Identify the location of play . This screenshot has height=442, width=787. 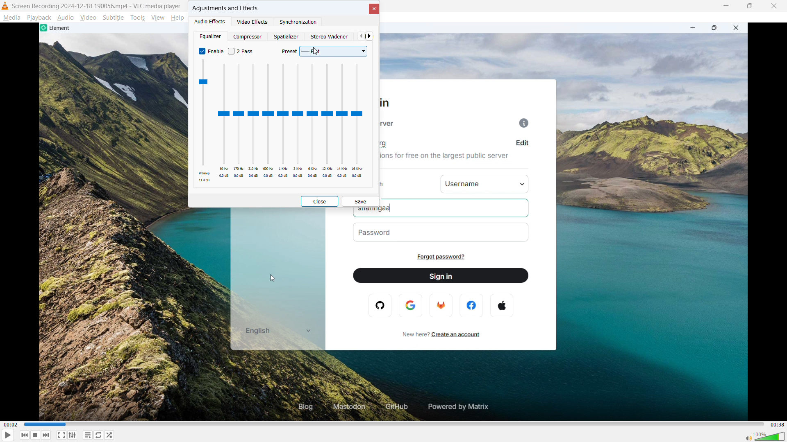
(8, 435).